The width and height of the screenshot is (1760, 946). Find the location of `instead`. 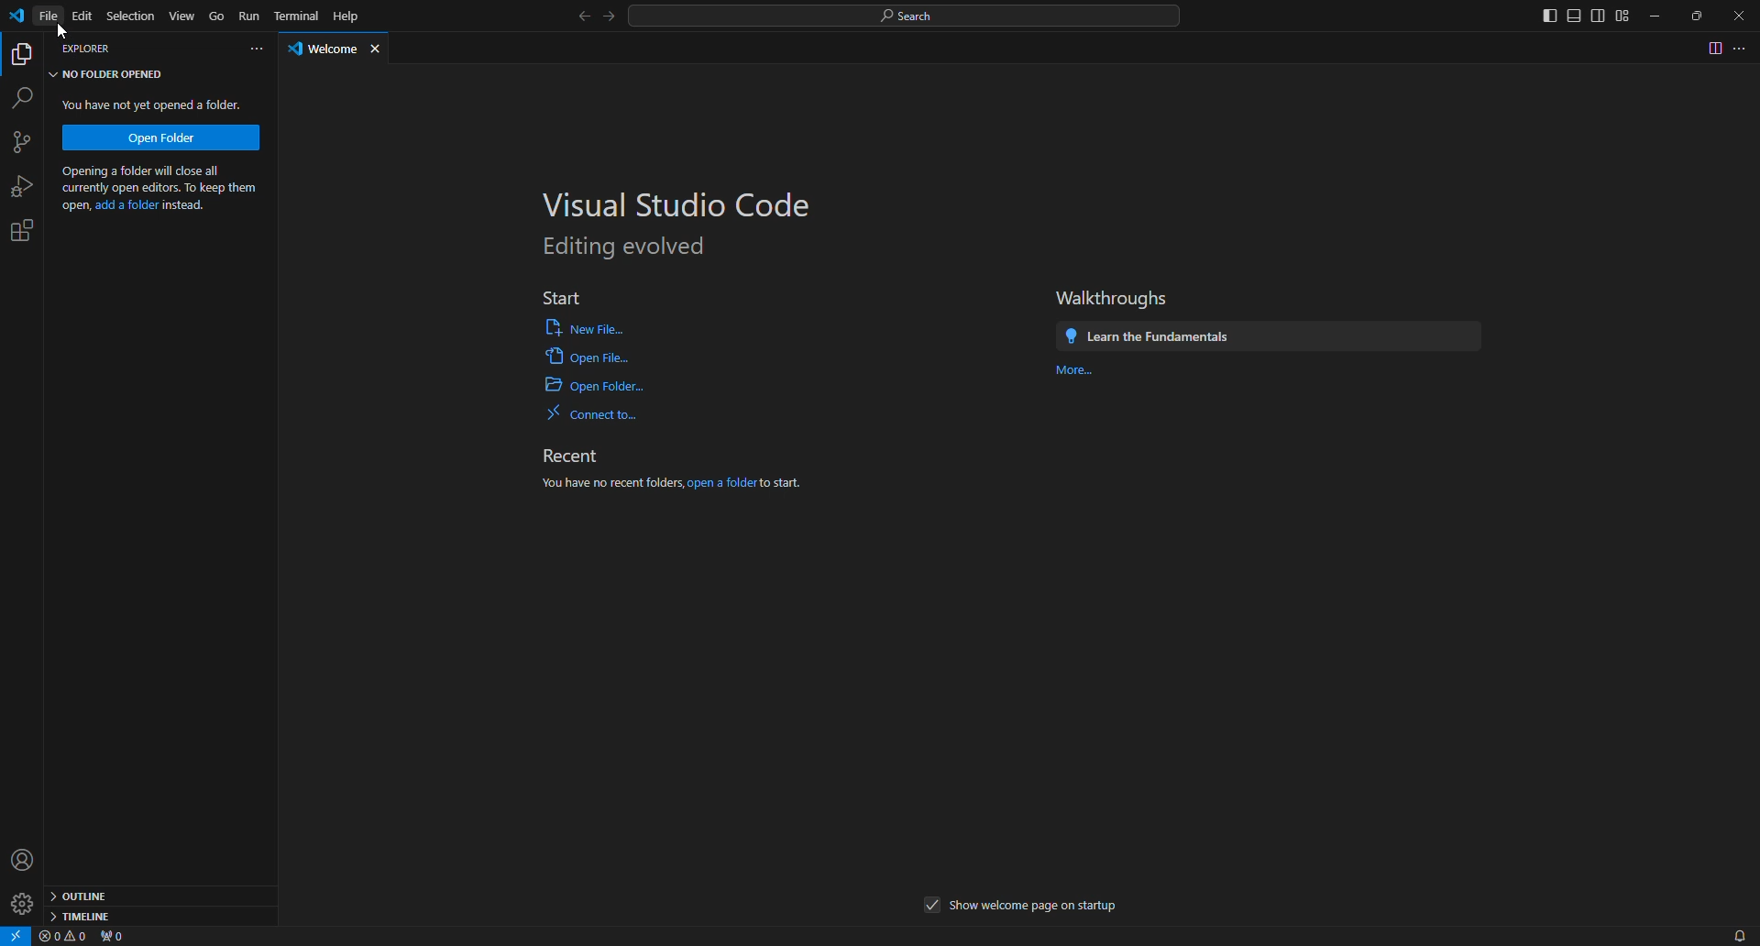

instead is located at coordinates (185, 205).